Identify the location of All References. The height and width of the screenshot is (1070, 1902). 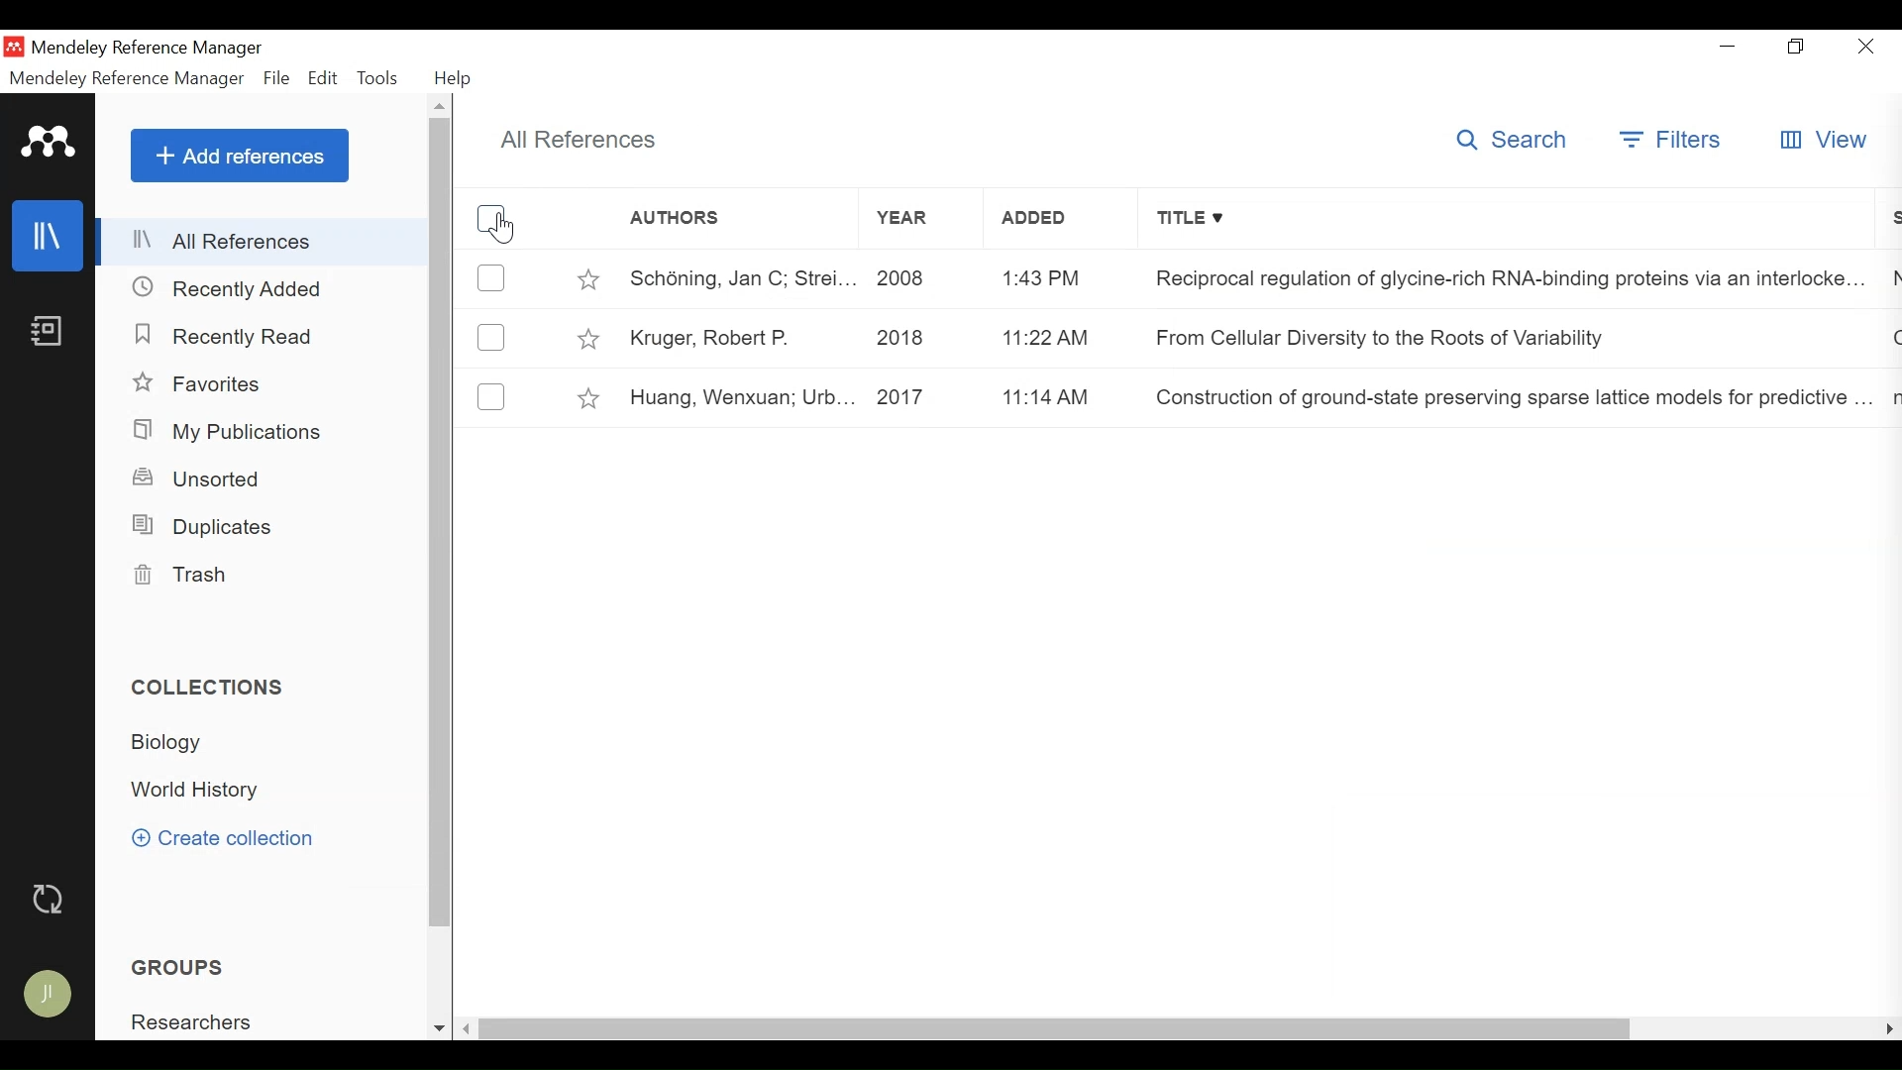
(264, 245).